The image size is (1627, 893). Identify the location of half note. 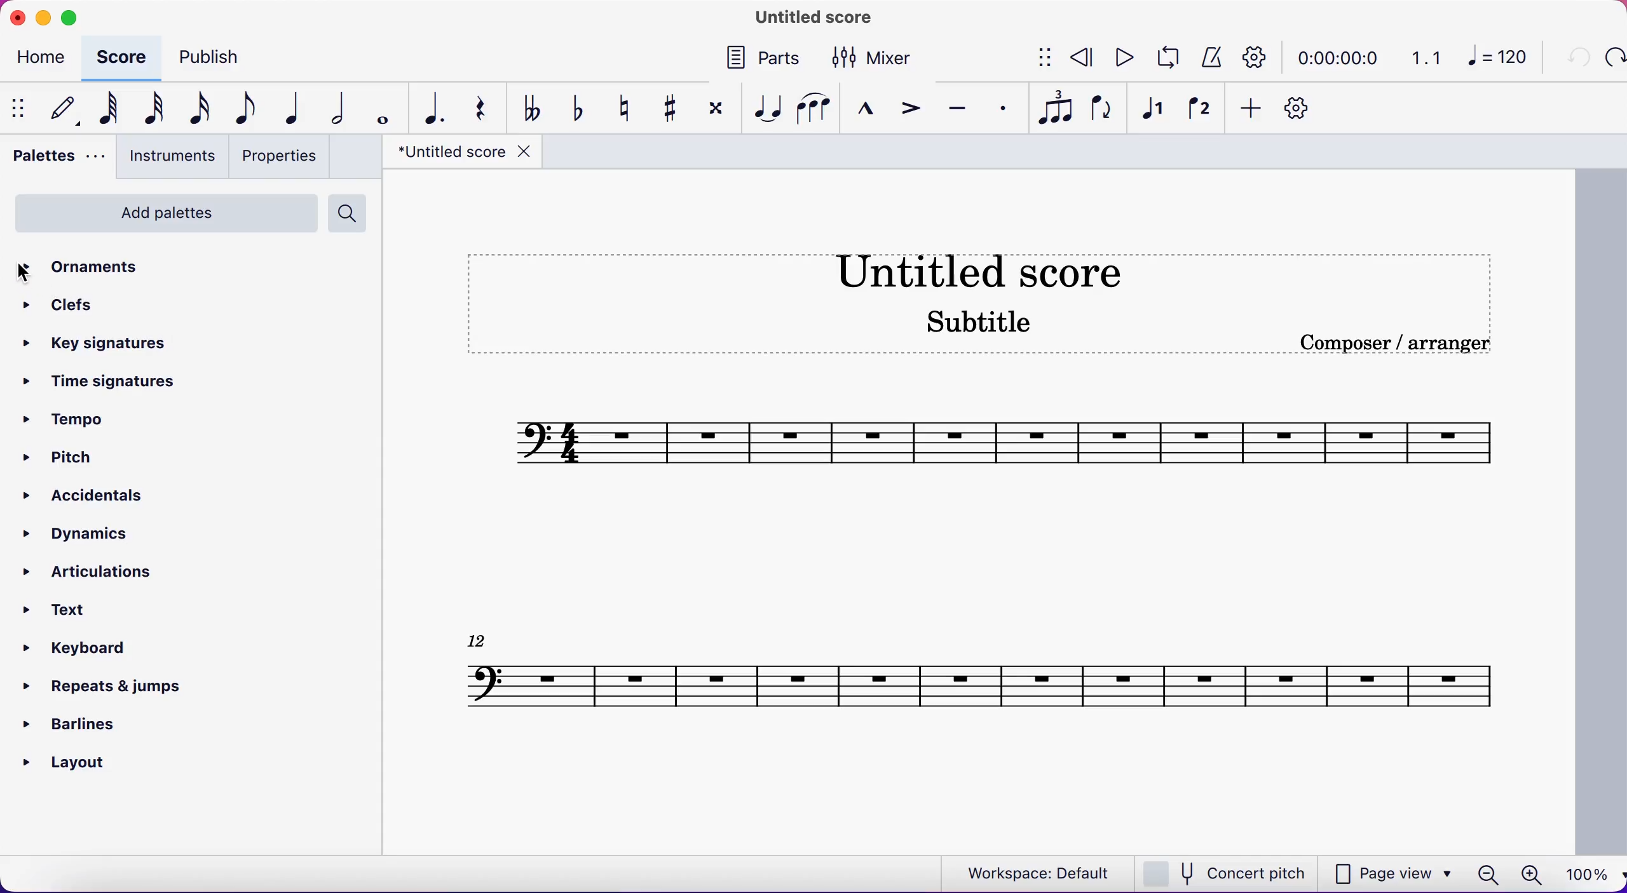
(332, 108).